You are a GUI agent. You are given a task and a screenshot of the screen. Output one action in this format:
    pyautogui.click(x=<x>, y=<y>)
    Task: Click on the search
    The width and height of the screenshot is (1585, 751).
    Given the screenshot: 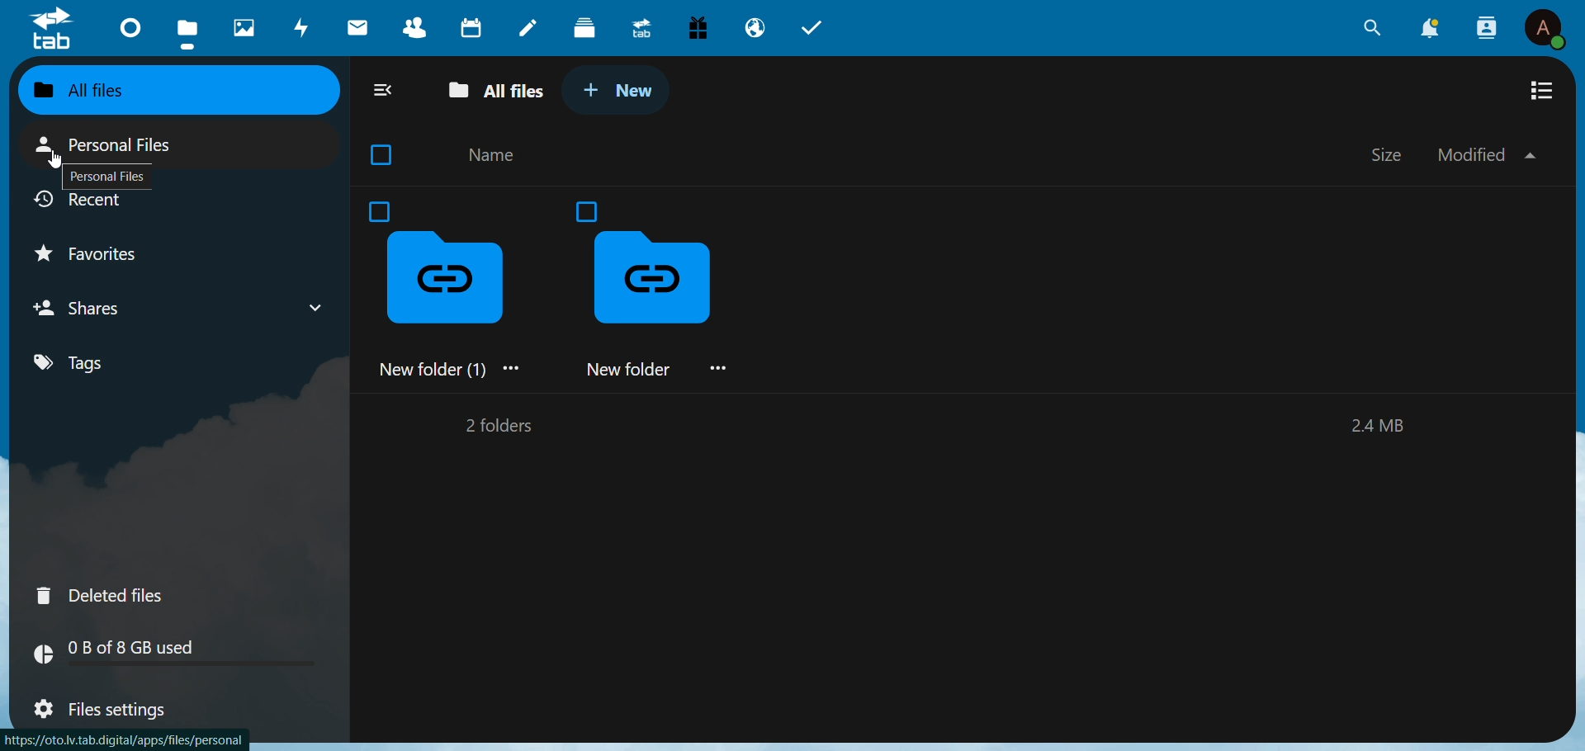 What is the action you would take?
    pyautogui.click(x=1368, y=30)
    